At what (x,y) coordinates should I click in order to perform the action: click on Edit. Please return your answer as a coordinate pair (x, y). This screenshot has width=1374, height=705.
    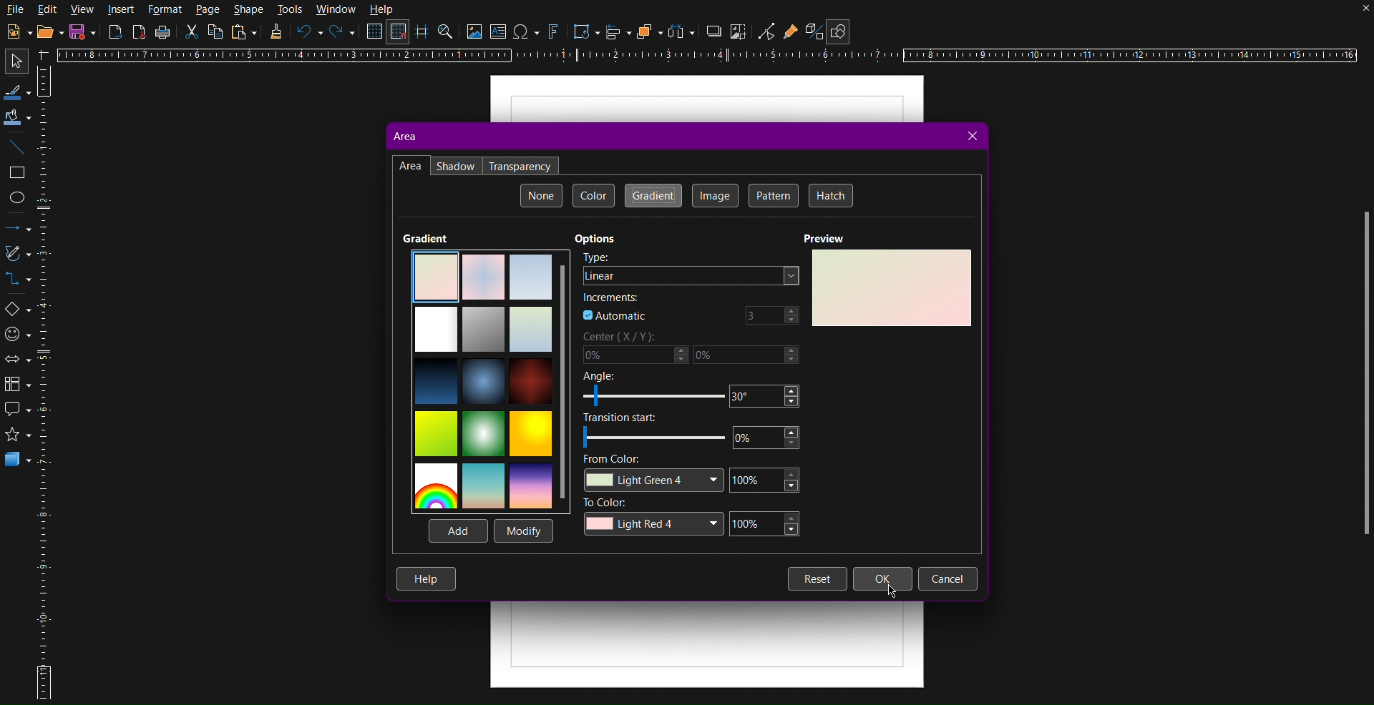
    Looking at the image, I should click on (49, 9).